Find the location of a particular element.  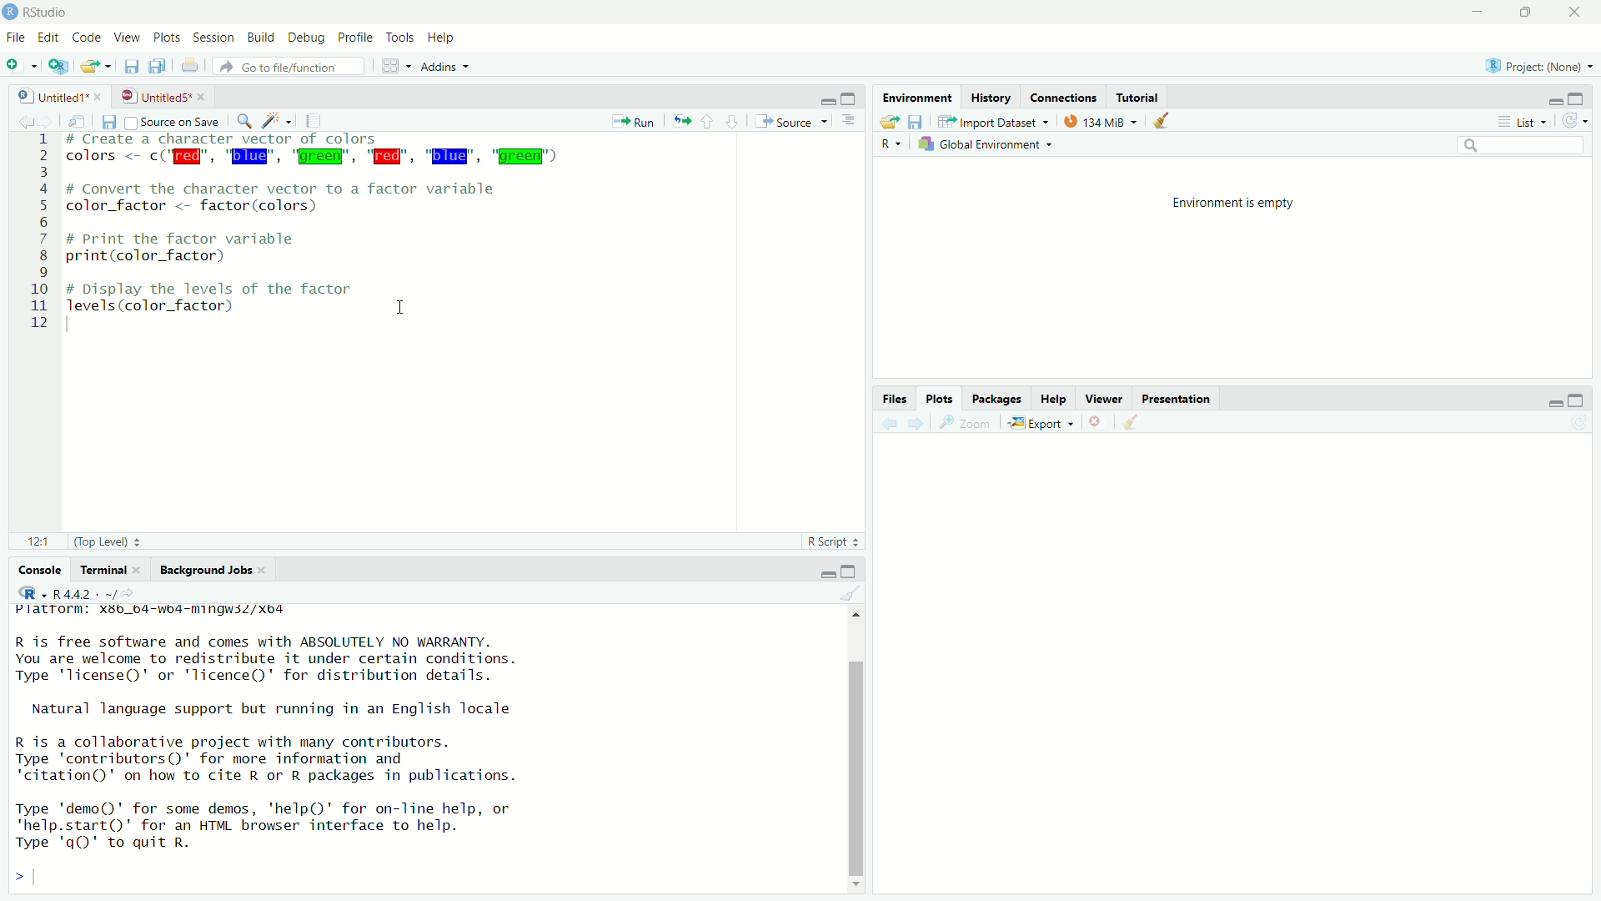

Files is located at coordinates (893, 395).